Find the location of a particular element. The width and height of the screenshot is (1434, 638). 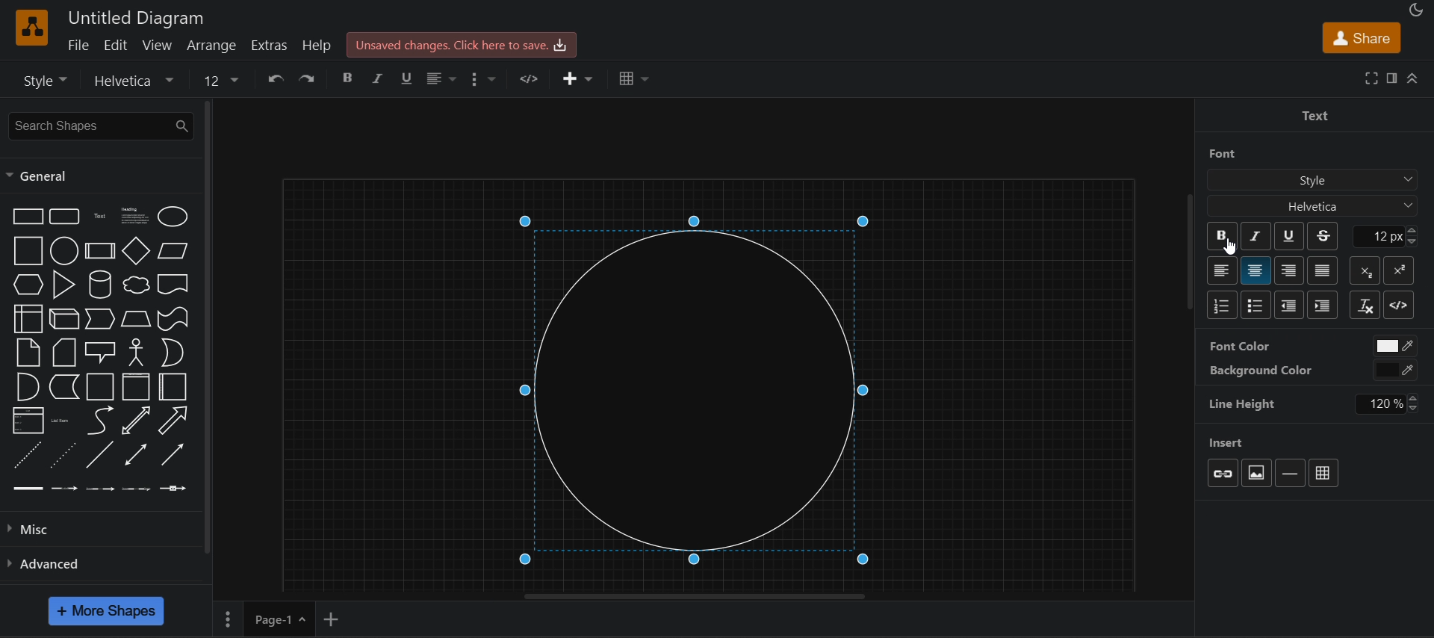

text is located at coordinates (1313, 117).